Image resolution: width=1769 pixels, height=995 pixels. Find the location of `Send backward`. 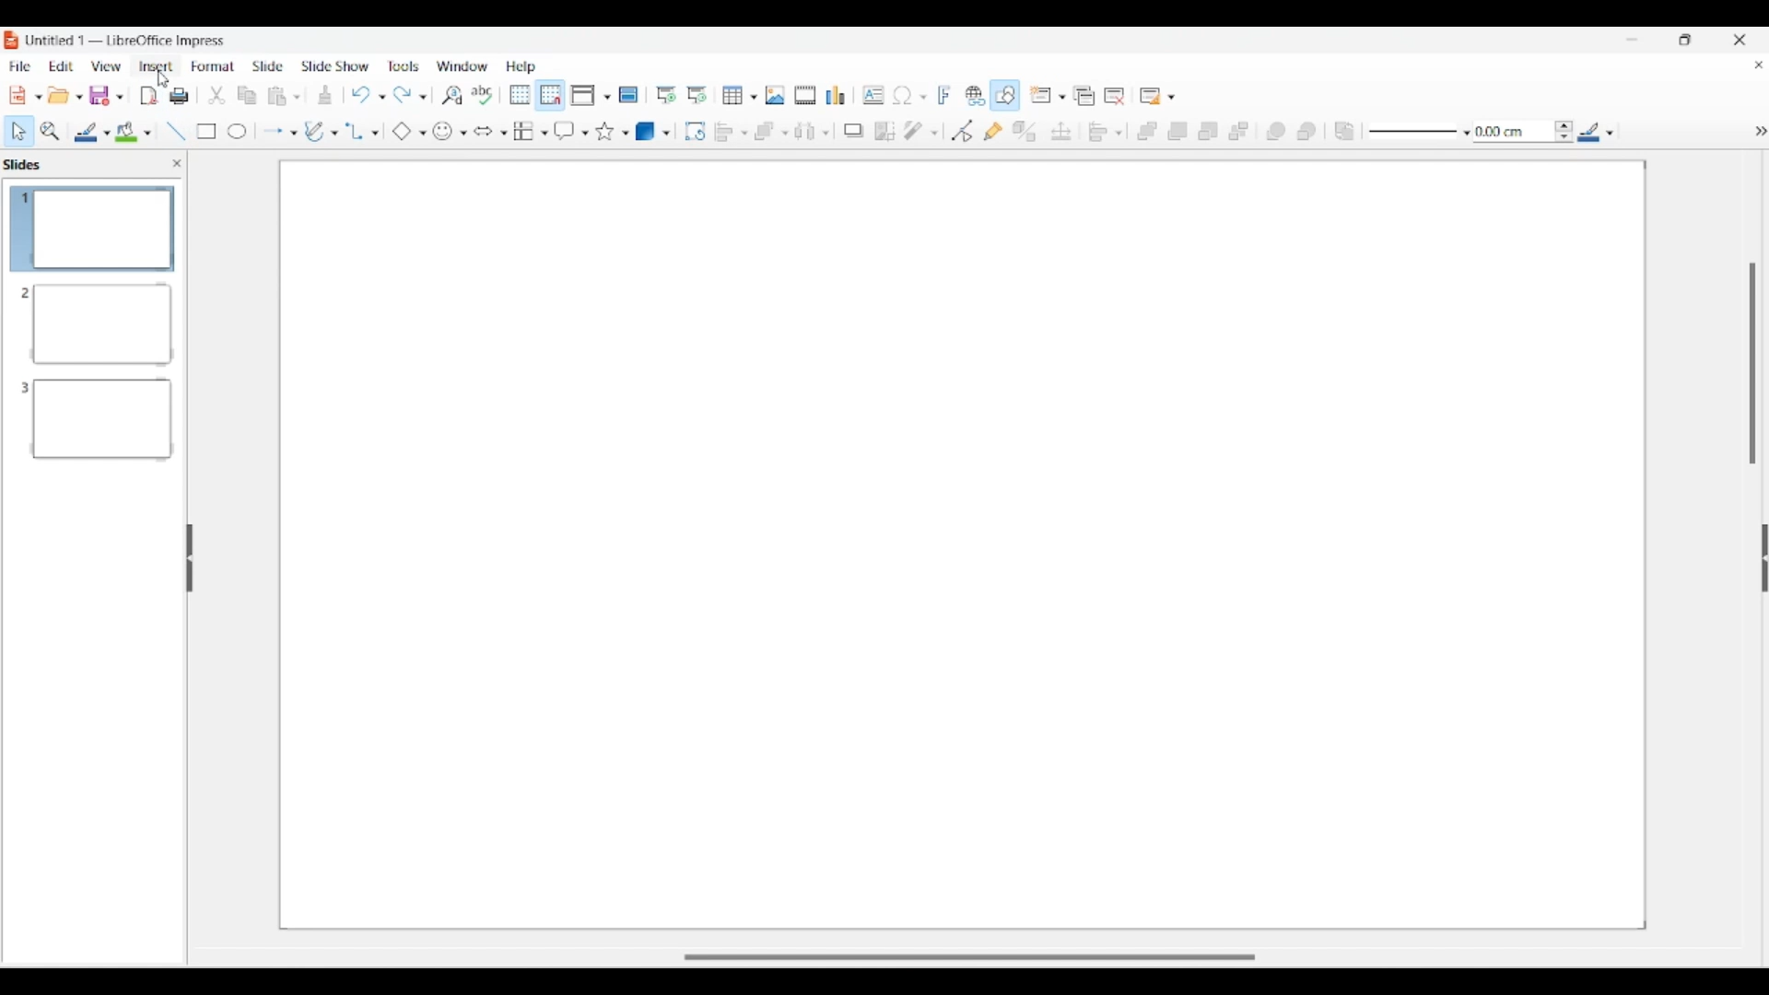

Send backward is located at coordinates (1209, 131).